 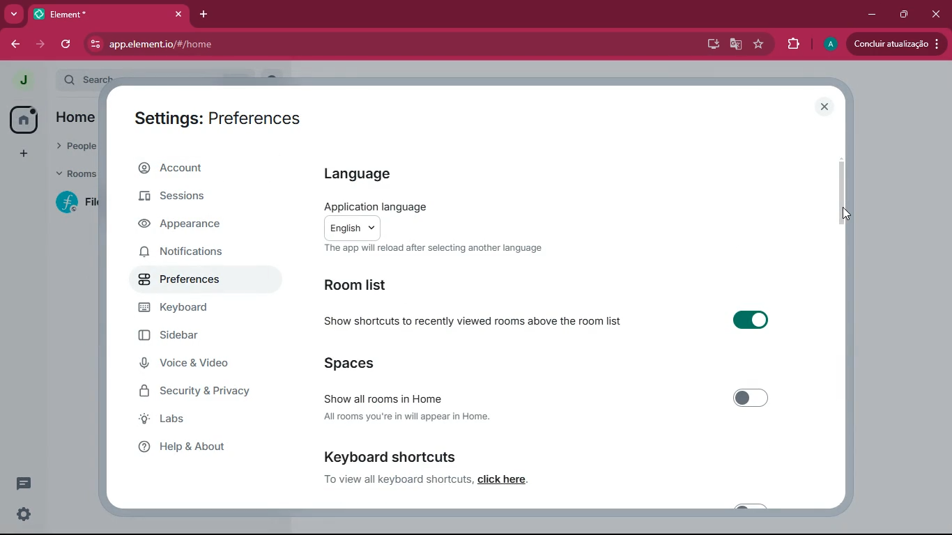 What do you see at coordinates (216, 116) in the screenshot?
I see `settings: preferences` at bounding box center [216, 116].